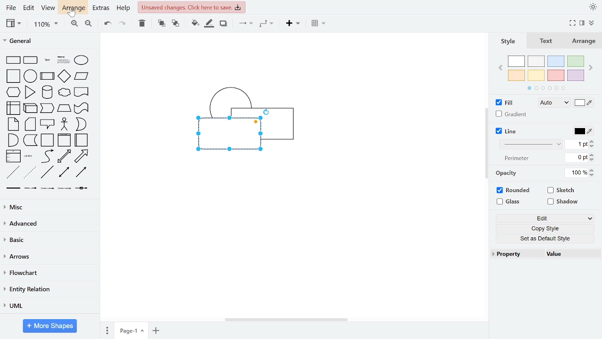 The width and height of the screenshot is (602, 339). I want to click on dashed line, so click(13, 172).